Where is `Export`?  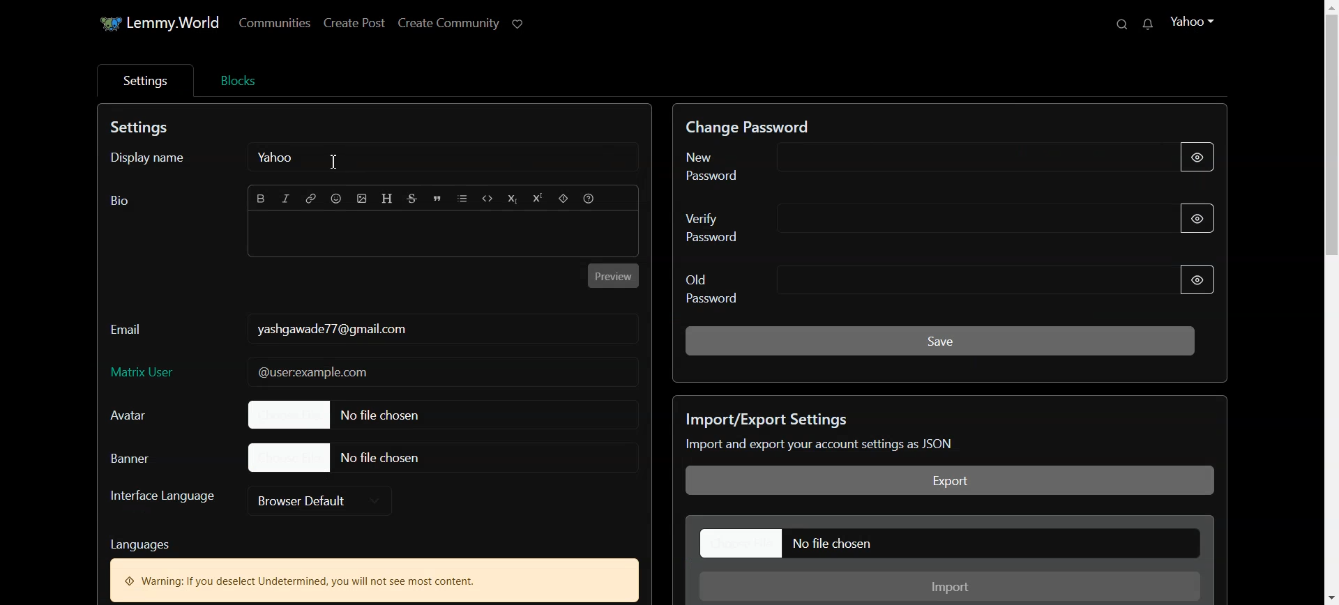 Export is located at coordinates (951, 481).